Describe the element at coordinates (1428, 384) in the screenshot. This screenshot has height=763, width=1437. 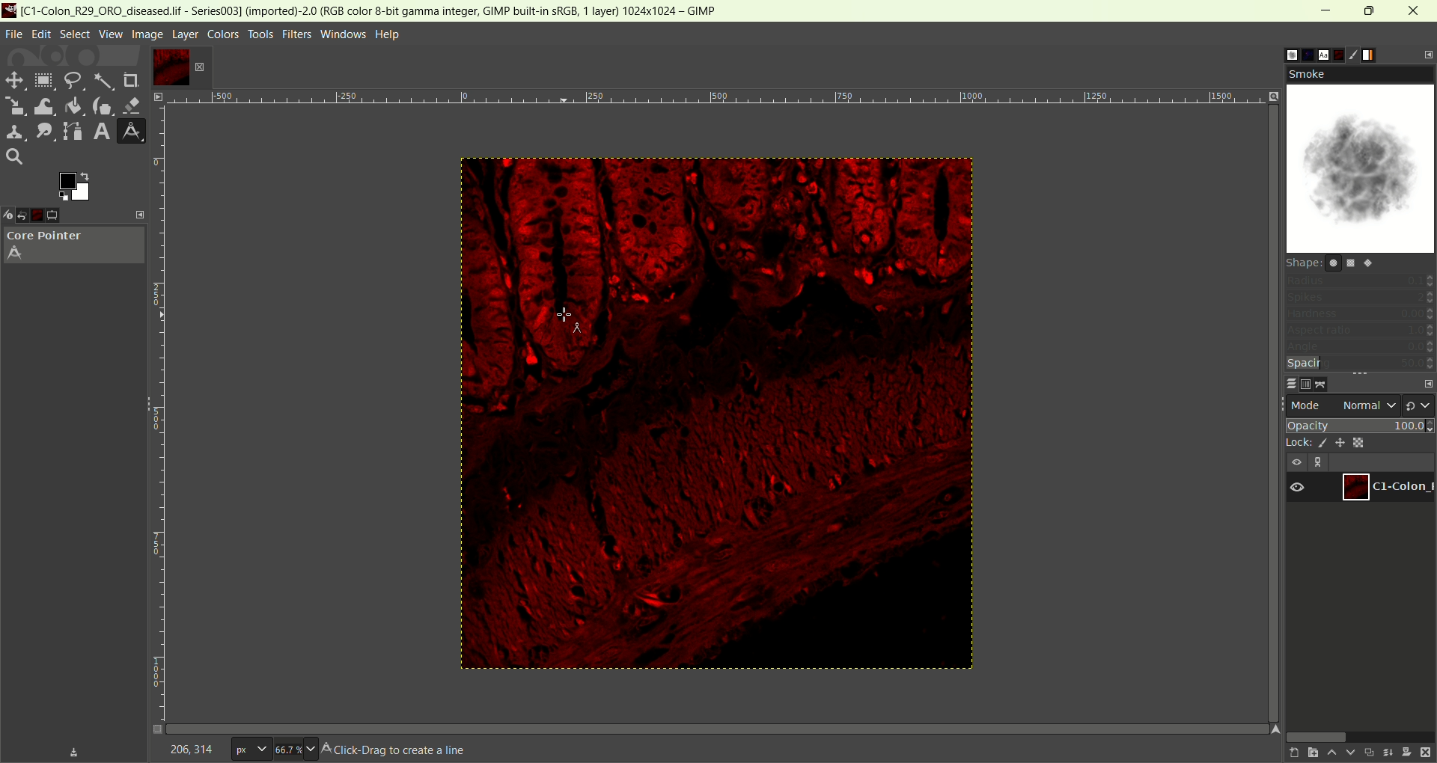
I see `configure this tab` at that location.